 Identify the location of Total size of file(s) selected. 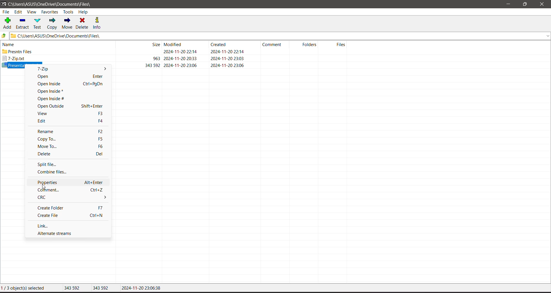
(73, 288).